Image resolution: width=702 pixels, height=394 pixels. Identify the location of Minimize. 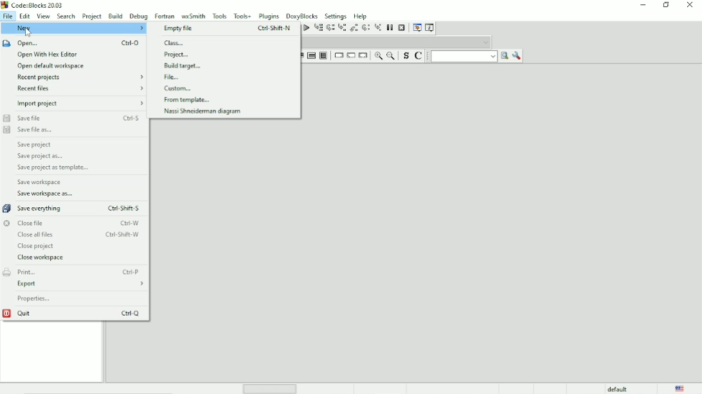
(643, 5).